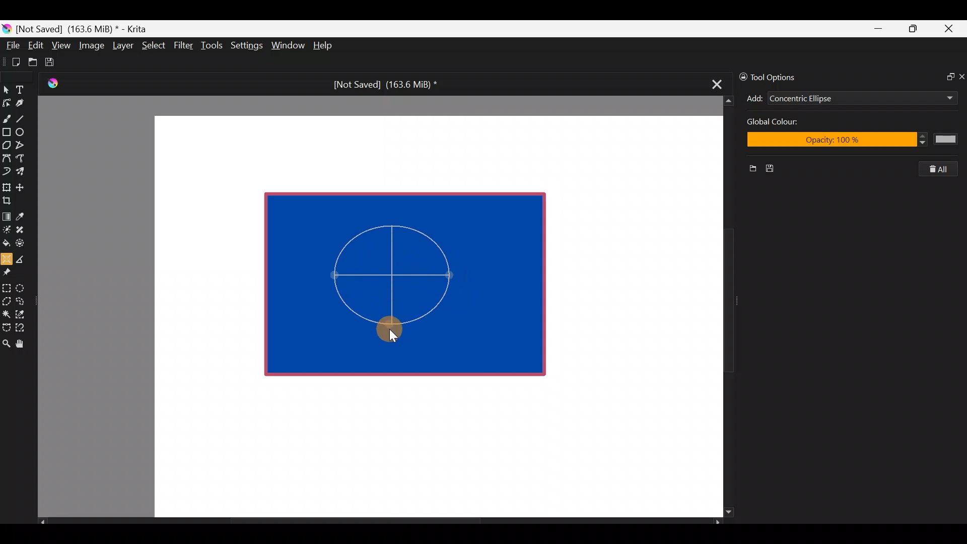 The width and height of the screenshot is (967, 544). What do you see at coordinates (10, 200) in the screenshot?
I see `Crop the image to an area` at bounding box center [10, 200].